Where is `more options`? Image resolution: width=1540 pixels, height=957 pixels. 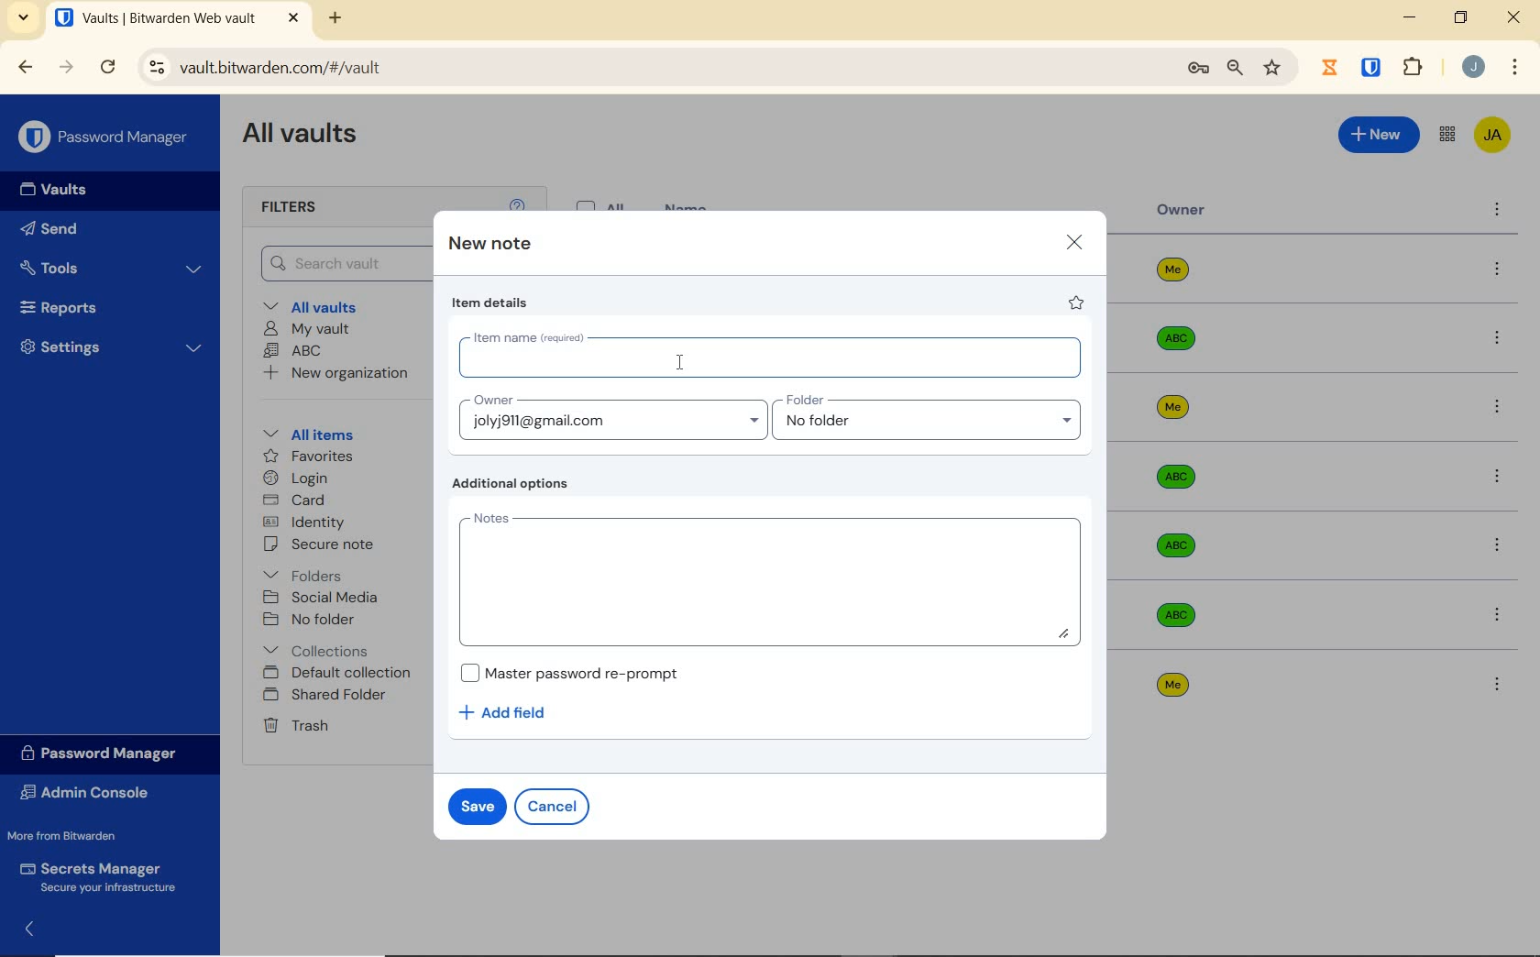
more options is located at coordinates (1497, 684).